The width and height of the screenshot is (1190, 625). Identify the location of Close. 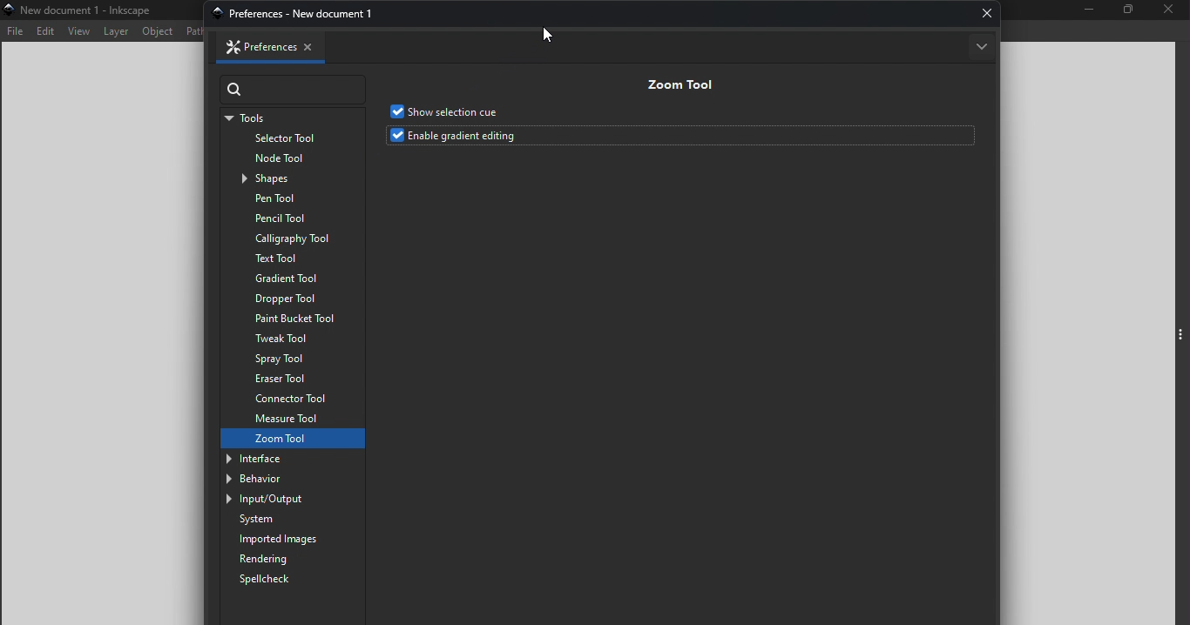
(1173, 10).